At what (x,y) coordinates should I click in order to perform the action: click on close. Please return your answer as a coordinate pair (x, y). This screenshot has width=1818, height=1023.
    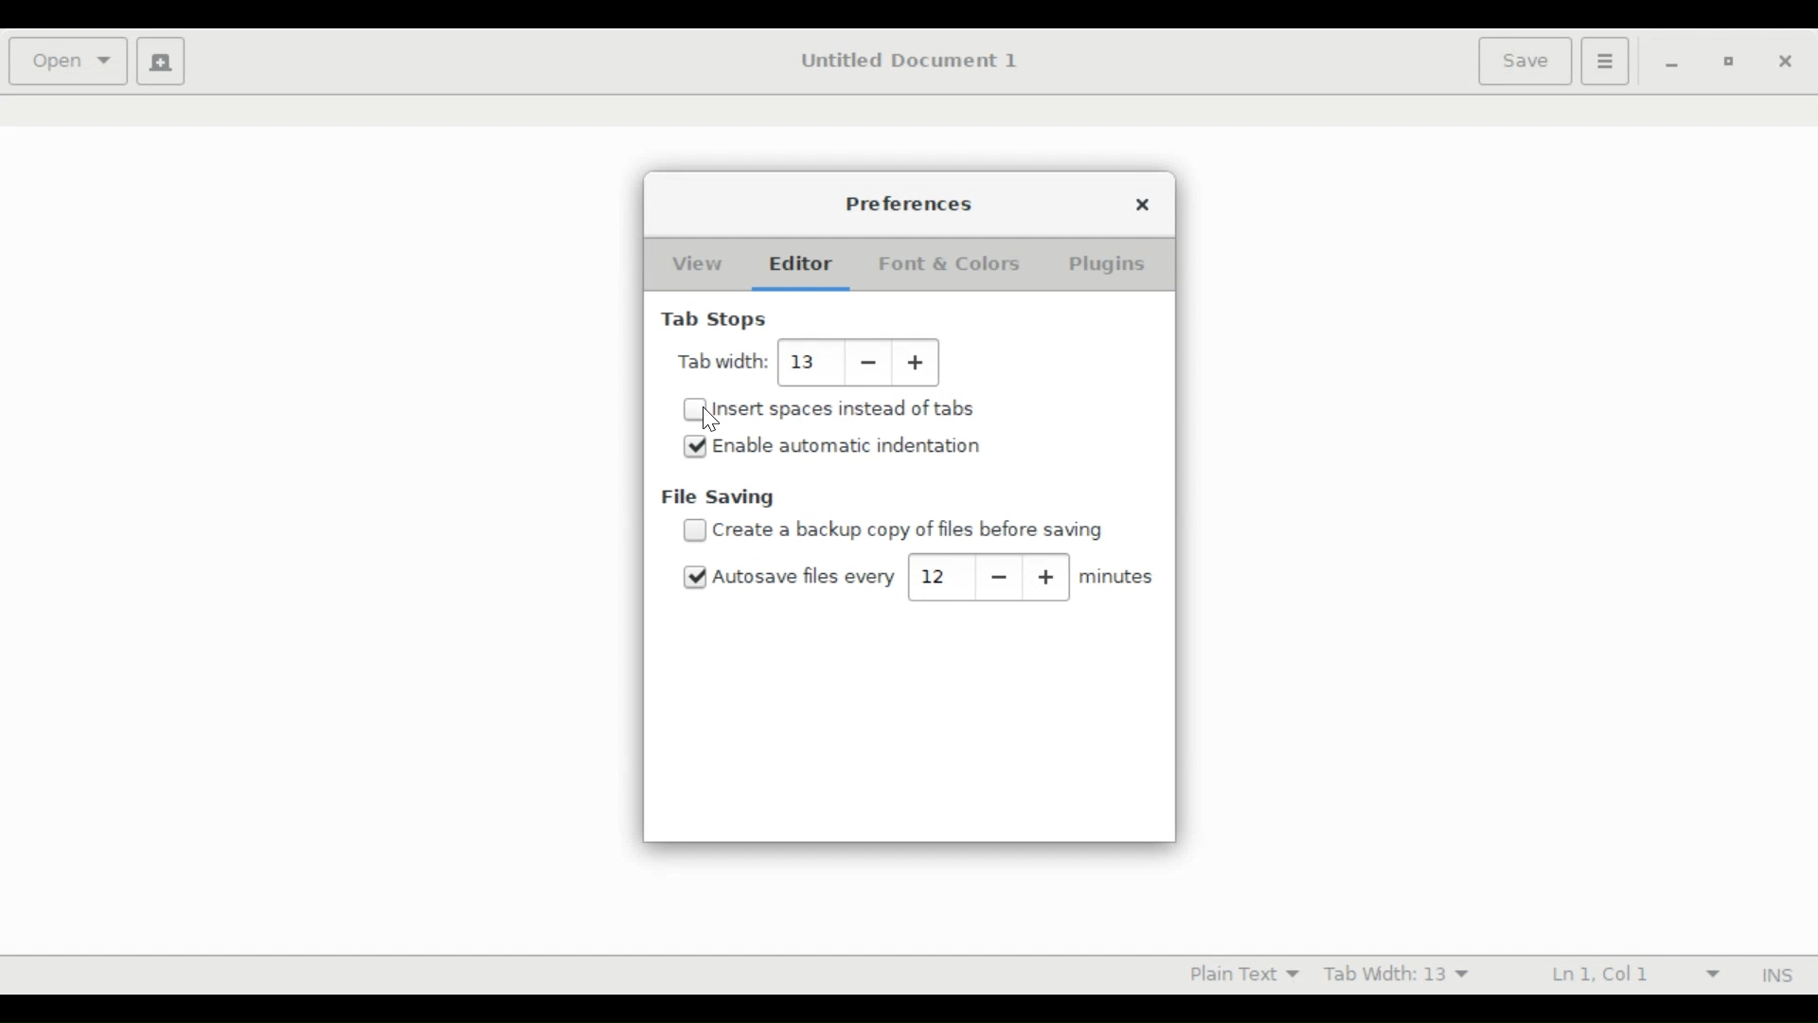
    Looking at the image, I should click on (1783, 60).